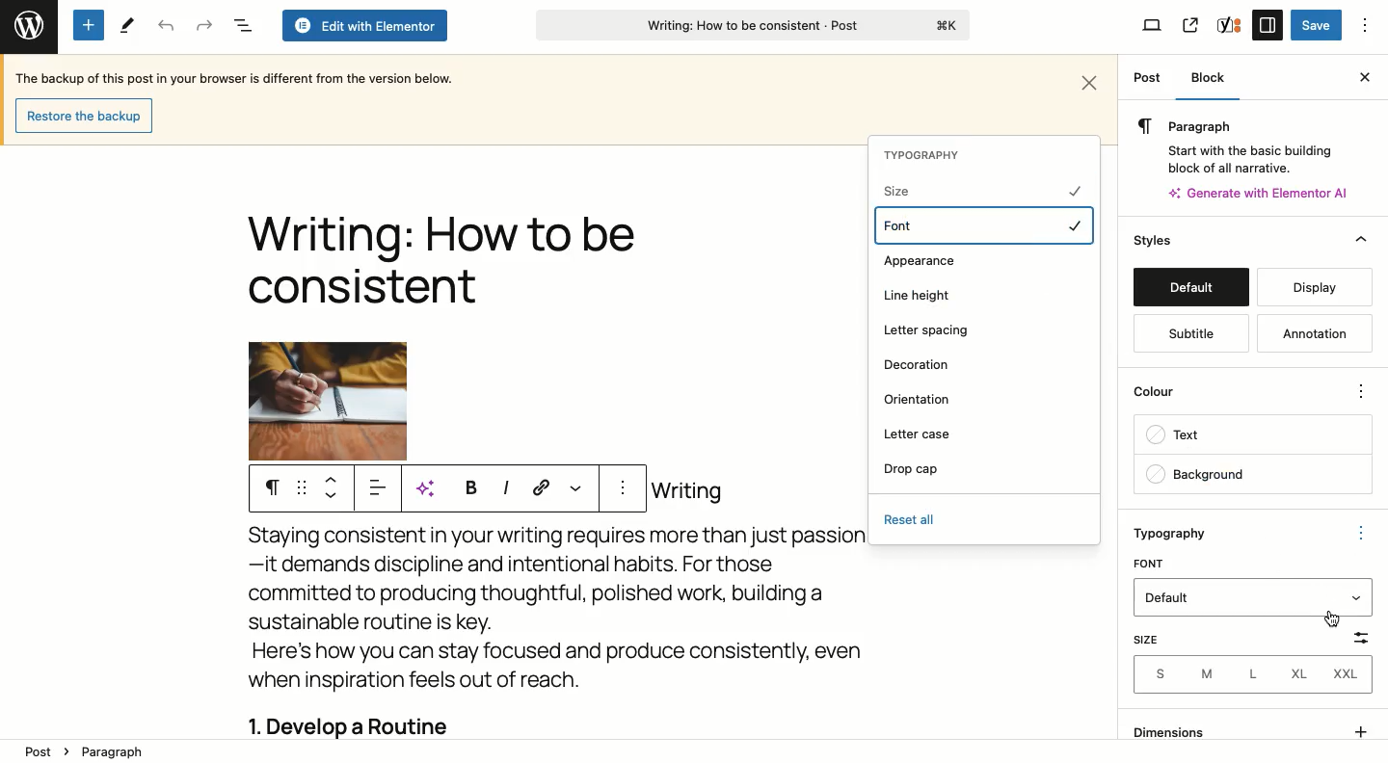  I want to click on Background, so click(1251, 474).